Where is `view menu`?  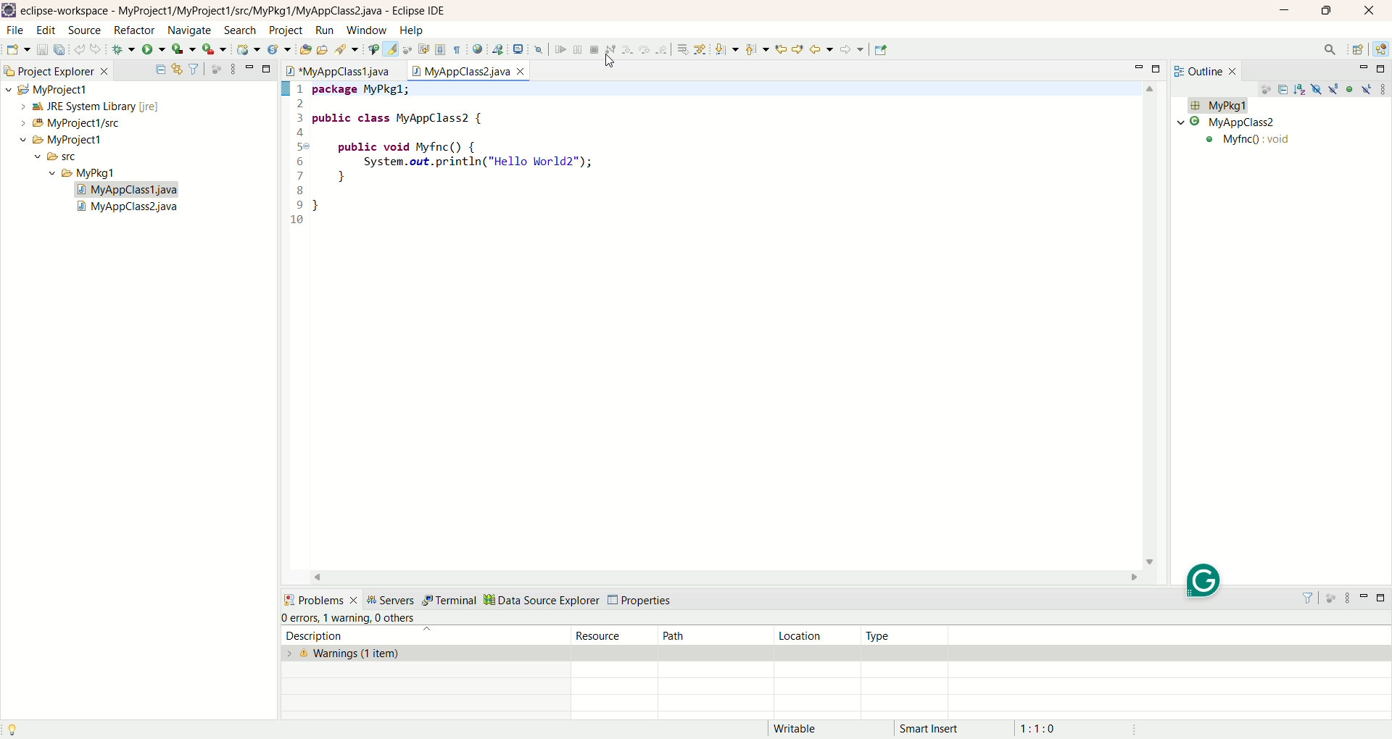
view menu is located at coordinates (1383, 88).